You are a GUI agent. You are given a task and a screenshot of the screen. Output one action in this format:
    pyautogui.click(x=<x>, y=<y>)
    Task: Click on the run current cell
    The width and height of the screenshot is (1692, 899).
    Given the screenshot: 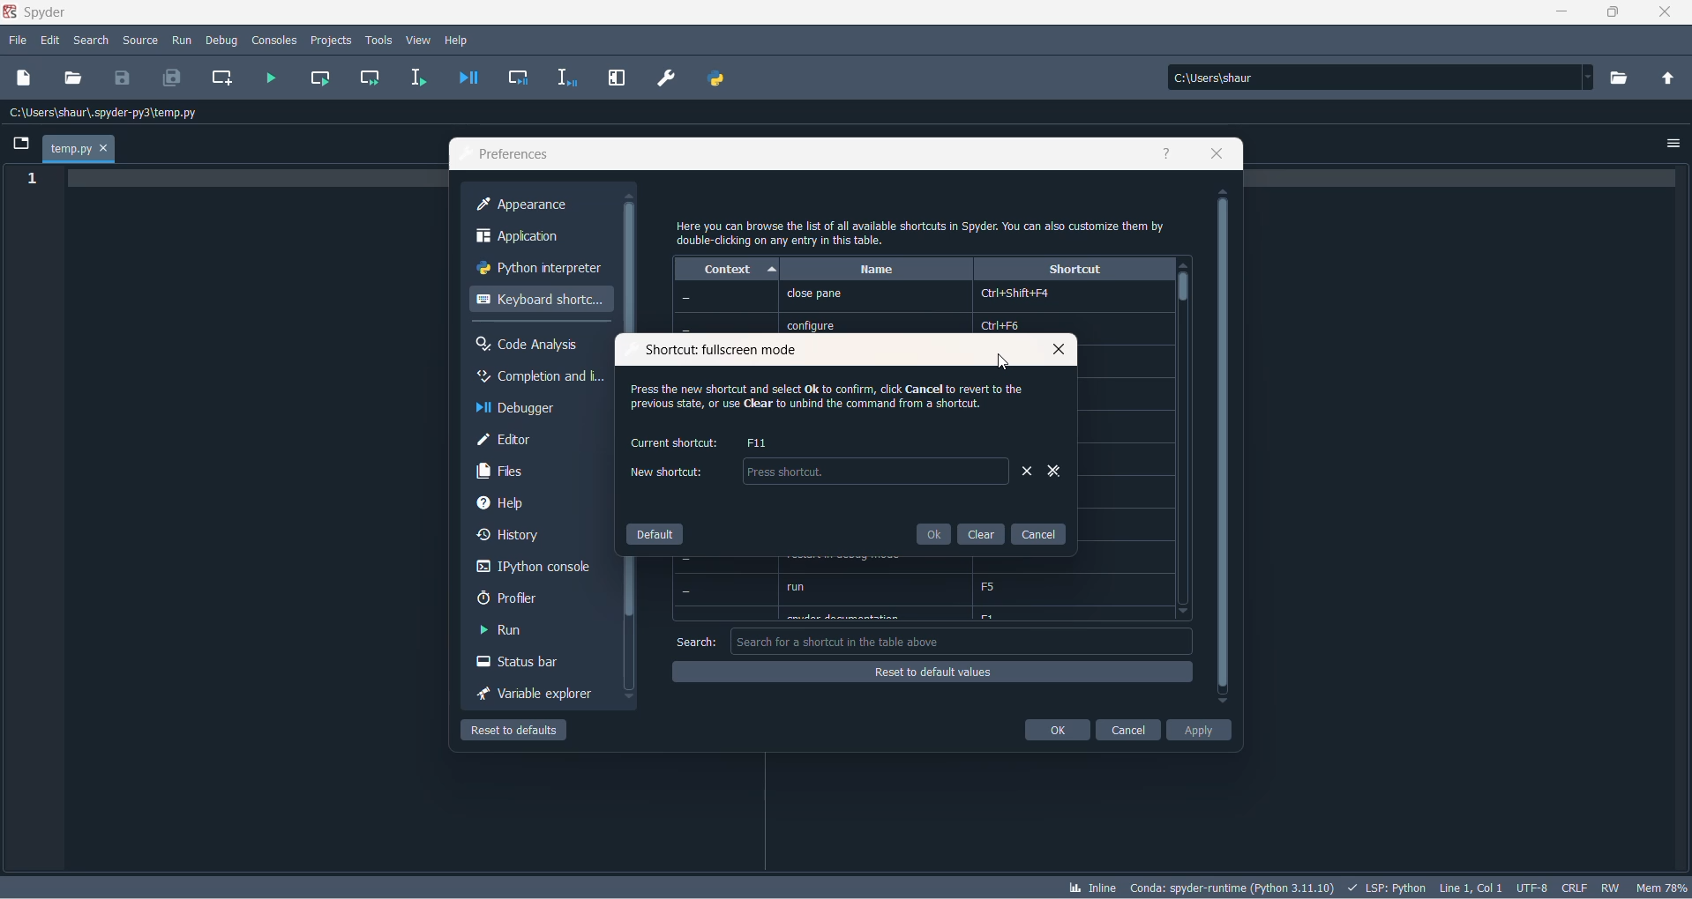 What is the action you would take?
    pyautogui.click(x=364, y=81)
    